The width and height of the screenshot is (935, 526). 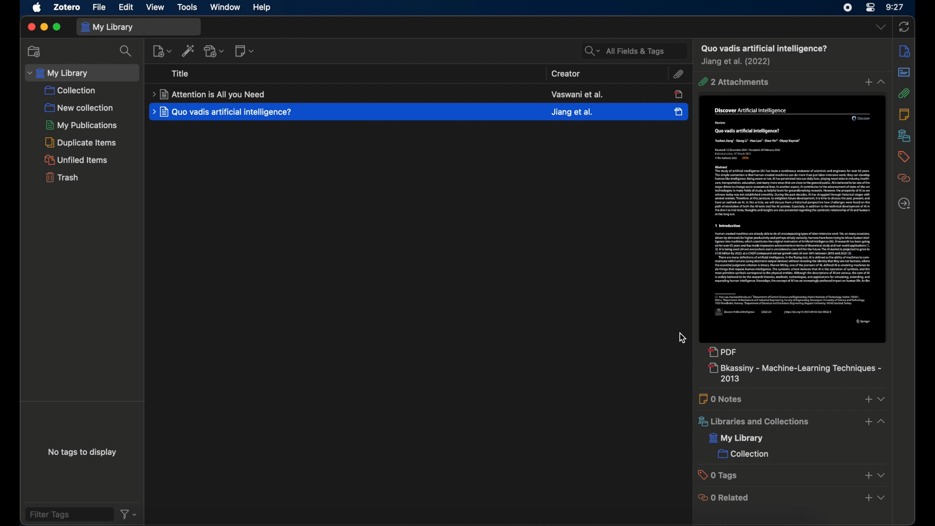 I want to click on creator, so click(x=567, y=74).